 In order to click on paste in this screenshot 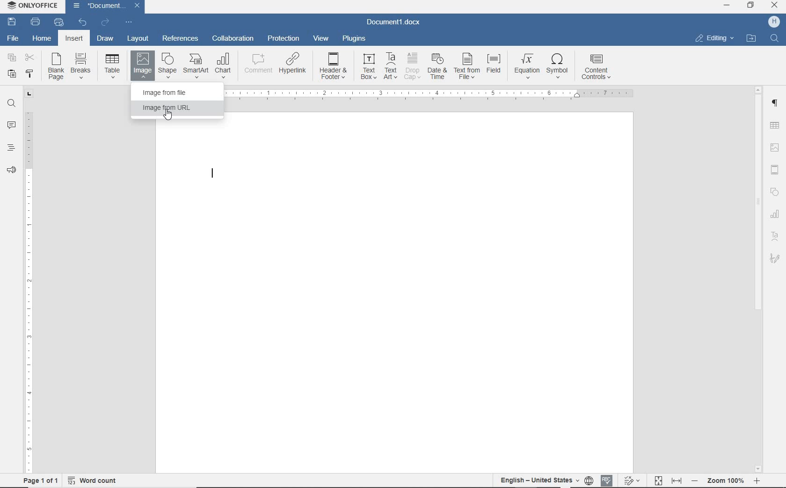, I will do `click(11, 75)`.